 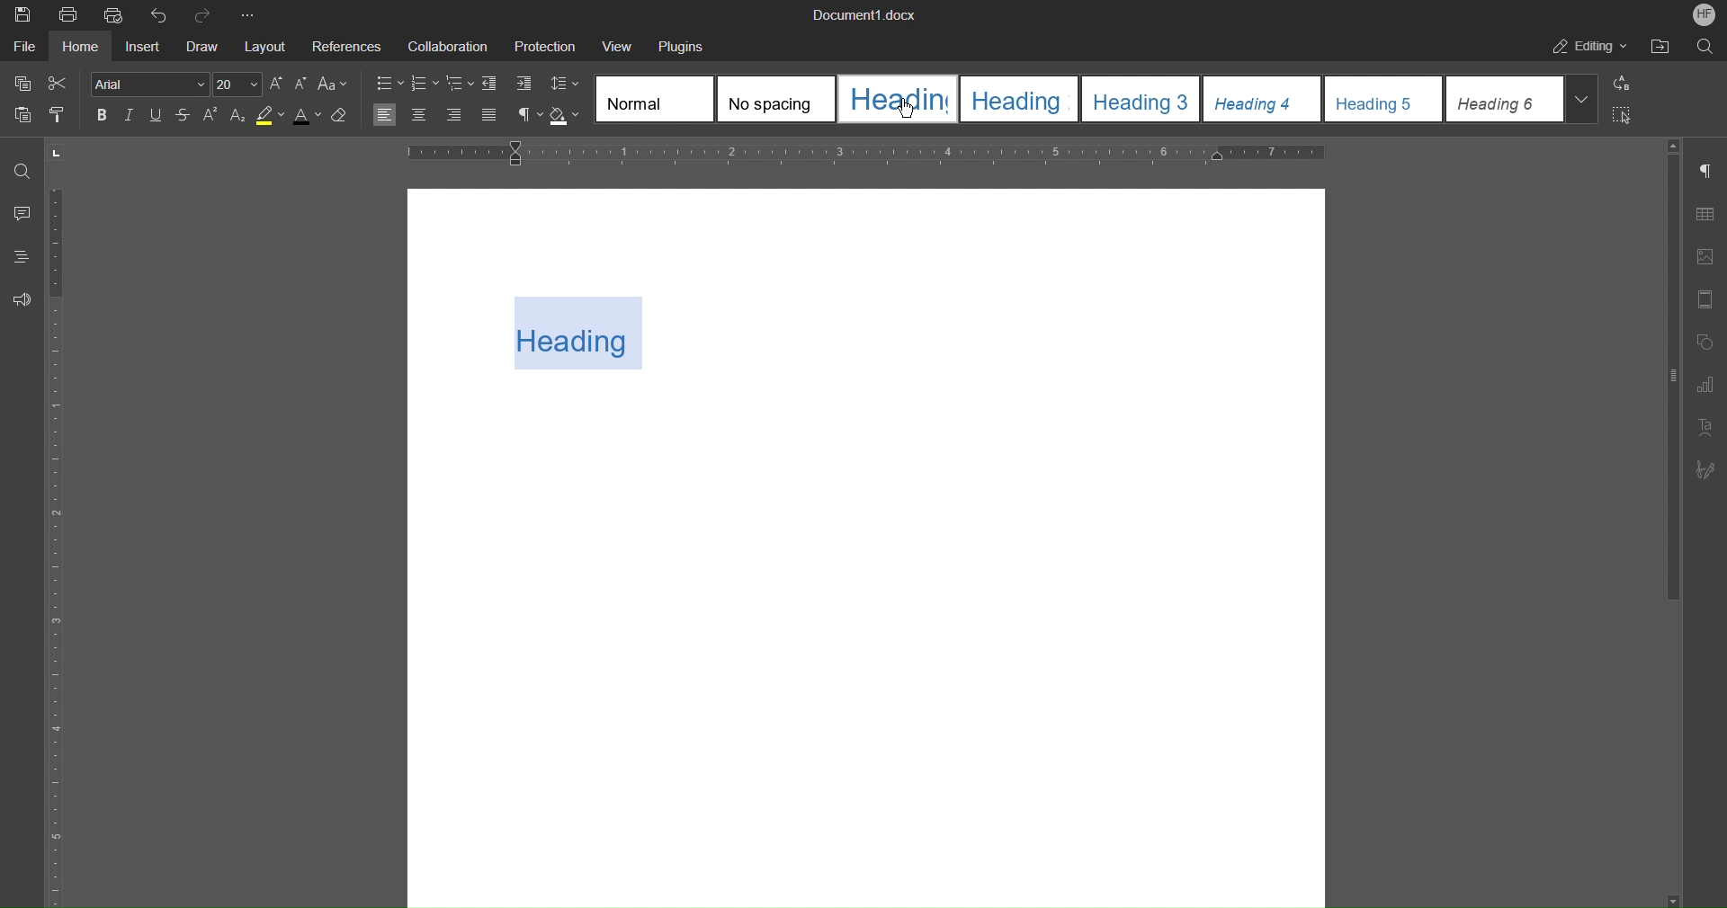 I want to click on Nested List, so click(x=458, y=84).